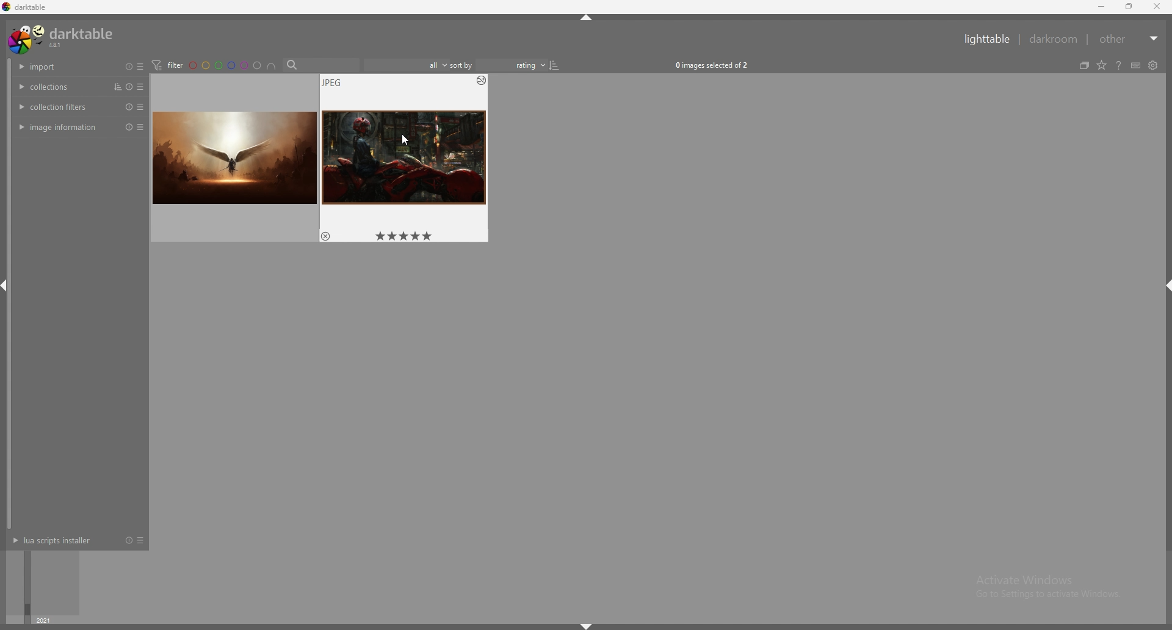 This screenshot has width=1172, height=630. I want to click on time selector, so click(42, 582).